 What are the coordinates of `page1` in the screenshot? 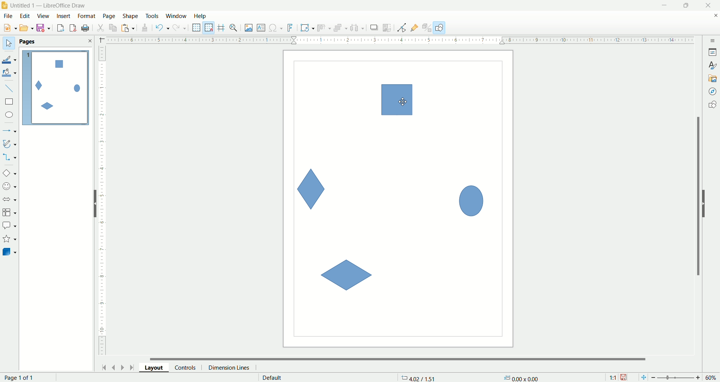 It's located at (56, 88).